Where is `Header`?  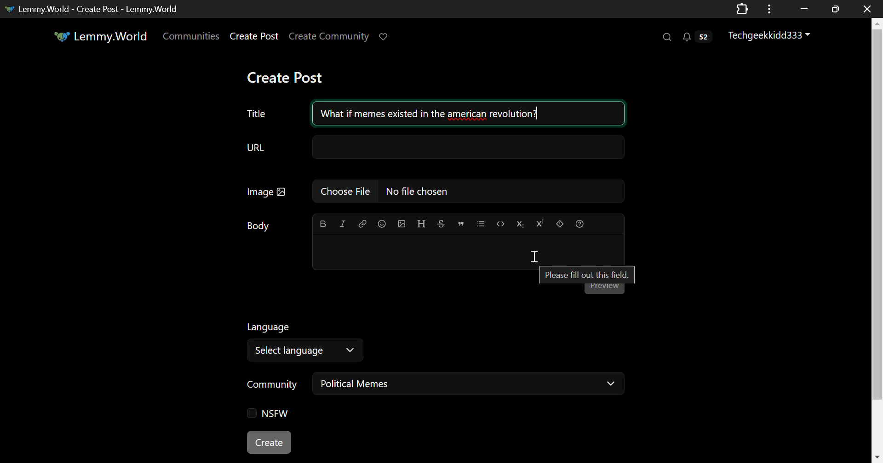 Header is located at coordinates (422, 224).